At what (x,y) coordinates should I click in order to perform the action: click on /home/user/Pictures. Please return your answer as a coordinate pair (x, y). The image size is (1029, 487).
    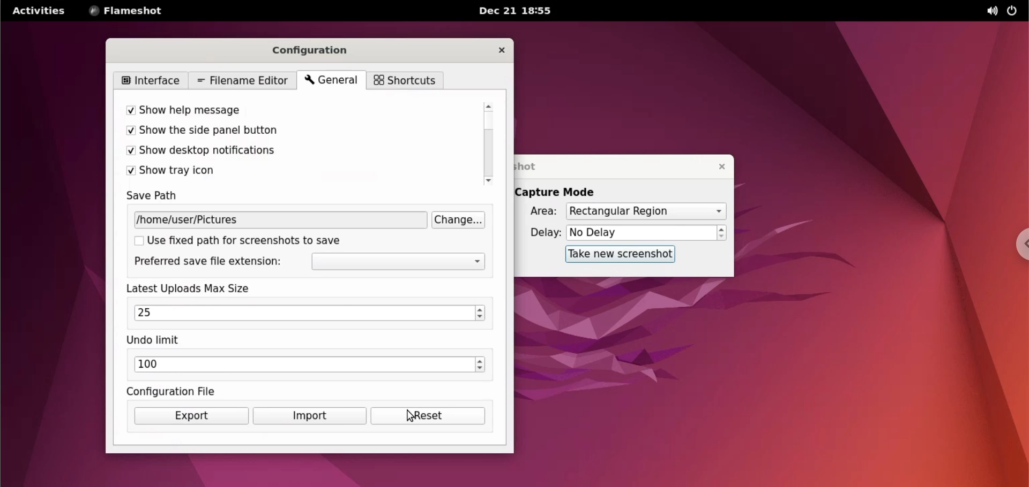
    Looking at the image, I should click on (255, 220).